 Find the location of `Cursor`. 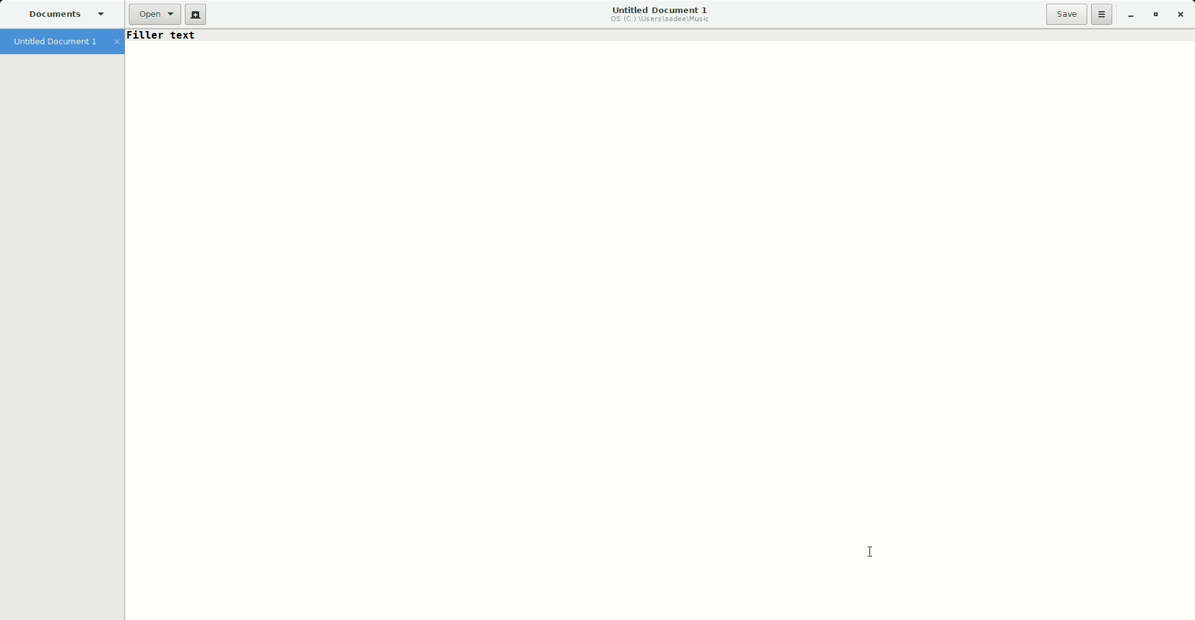

Cursor is located at coordinates (865, 552).